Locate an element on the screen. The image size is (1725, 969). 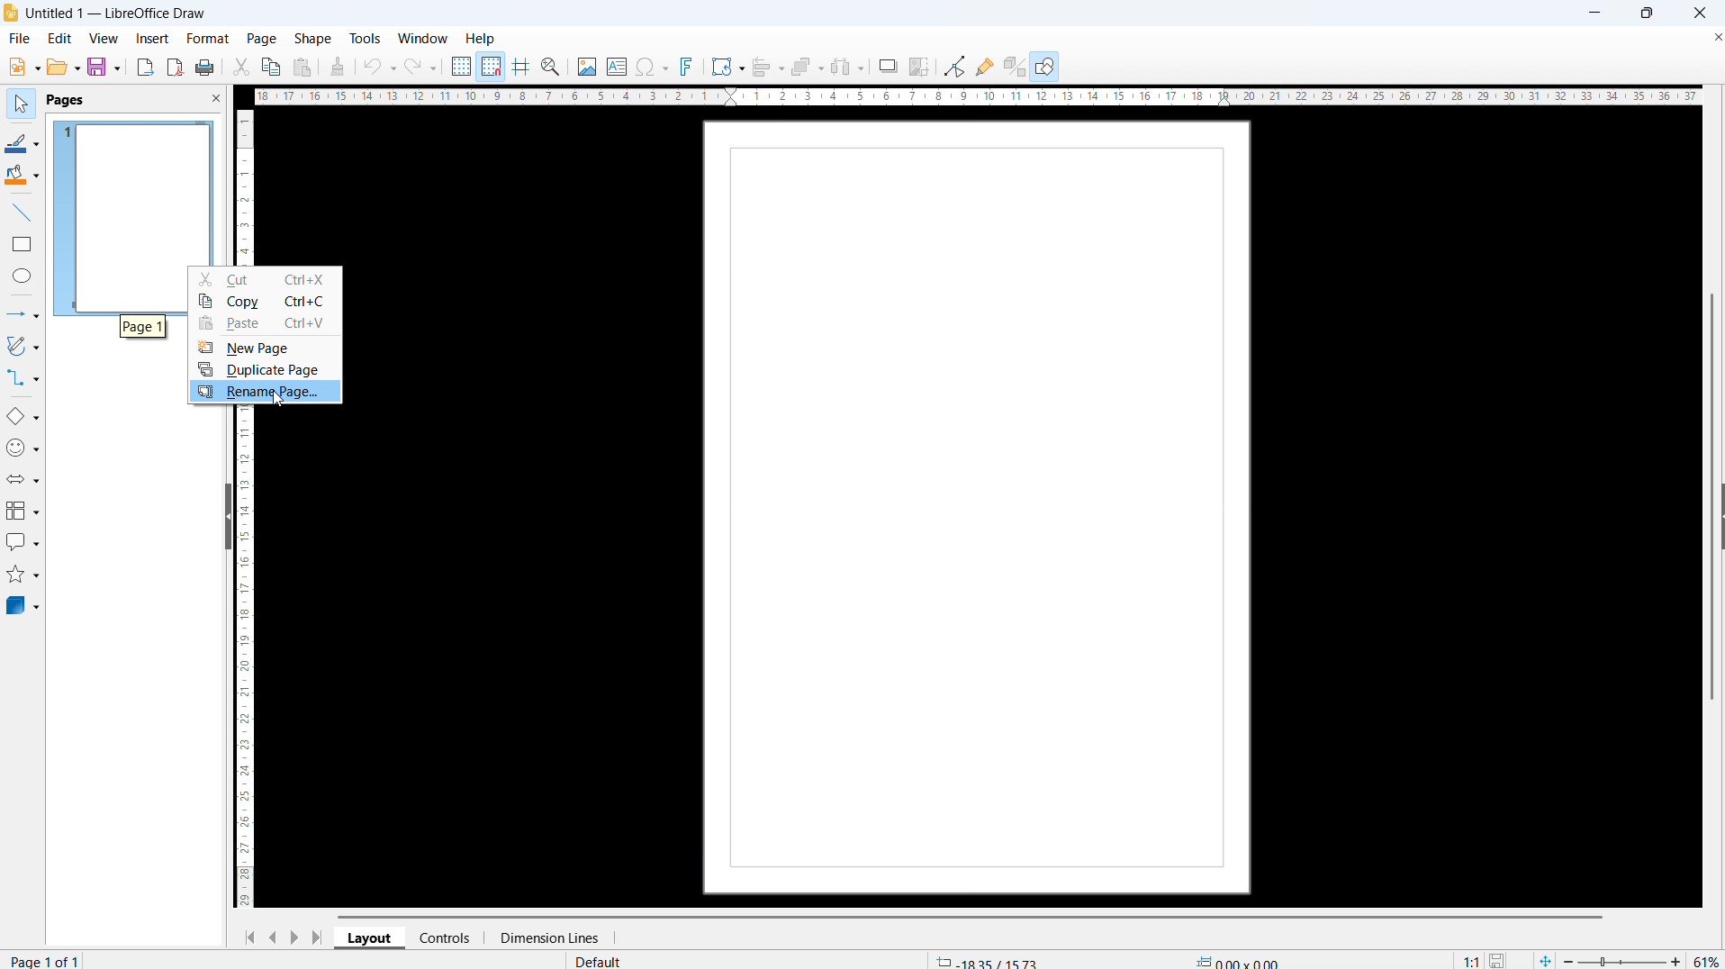
close is located at coordinates (1700, 13).